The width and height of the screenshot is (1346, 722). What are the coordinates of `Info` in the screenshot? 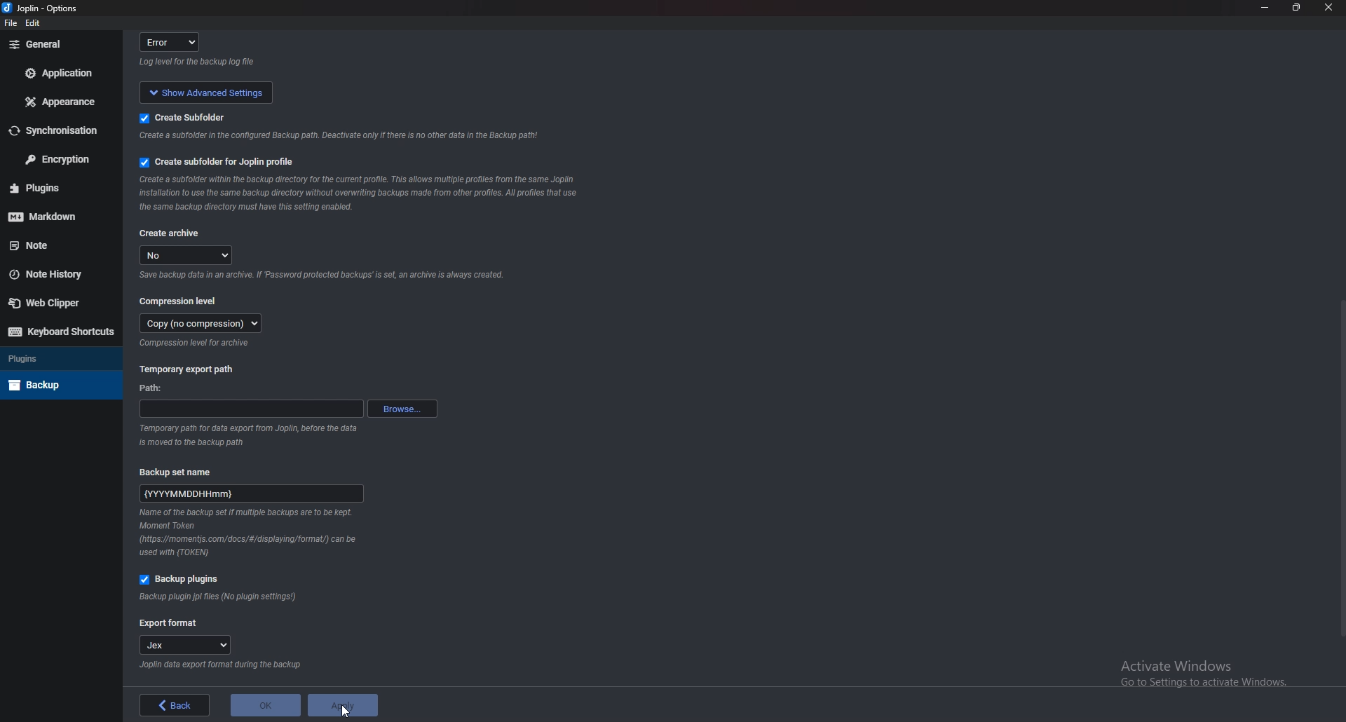 It's located at (219, 597).